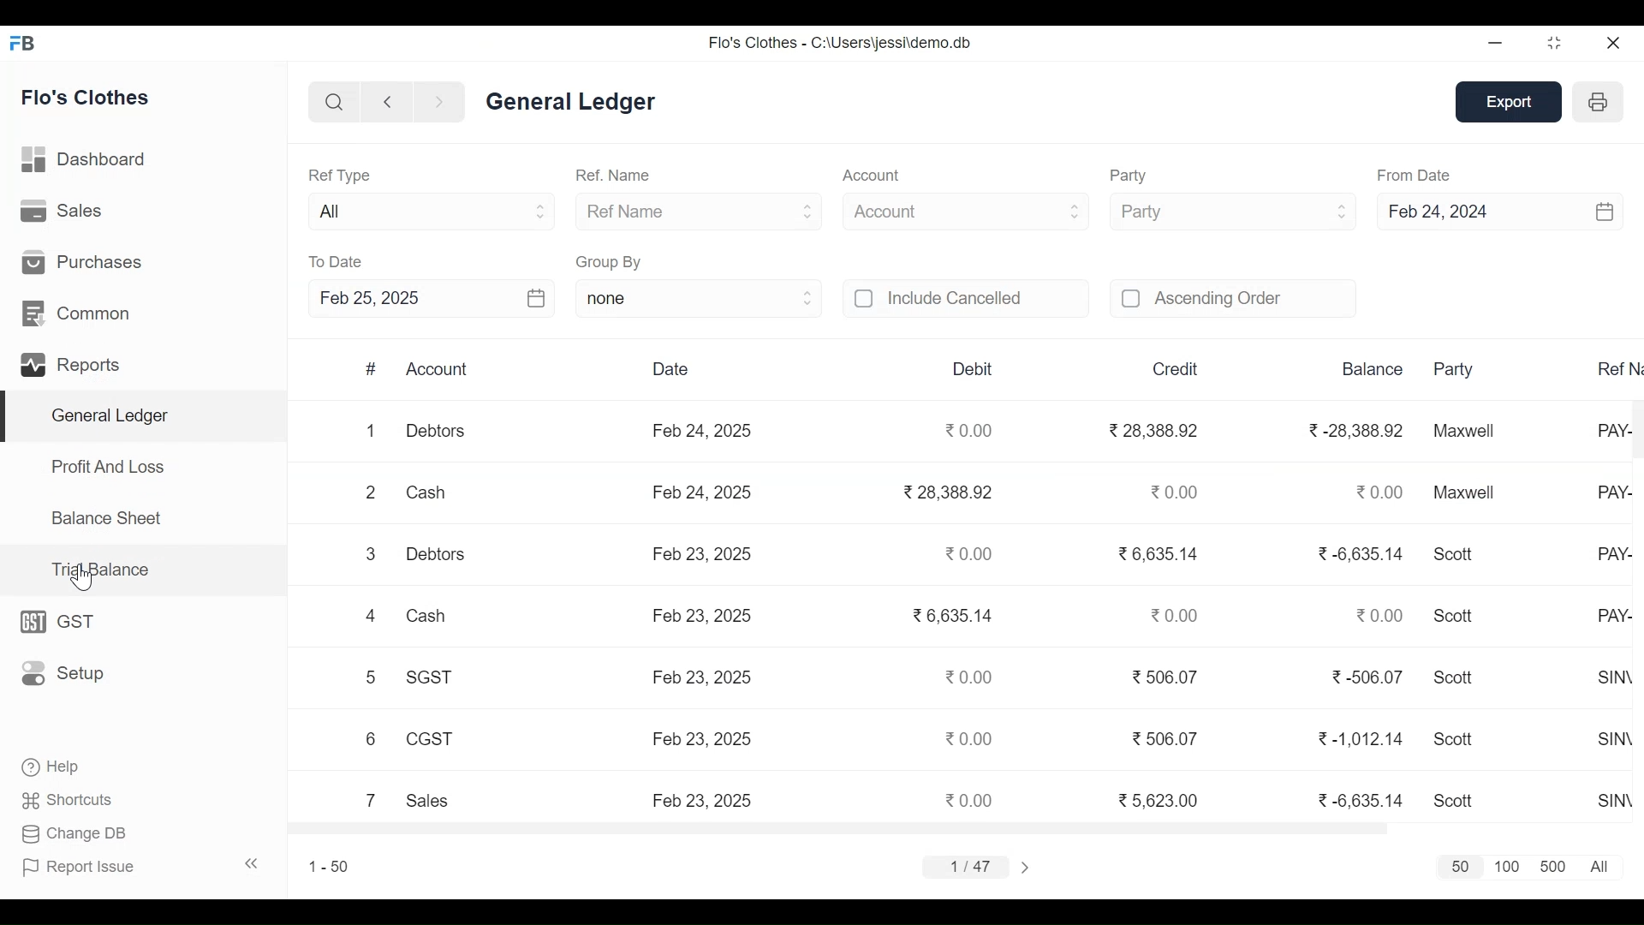 Image resolution: width=1644 pixels, height=925 pixels. Describe the element at coordinates (1613, 491) in the screenshot. I see `PAY-` at that location.